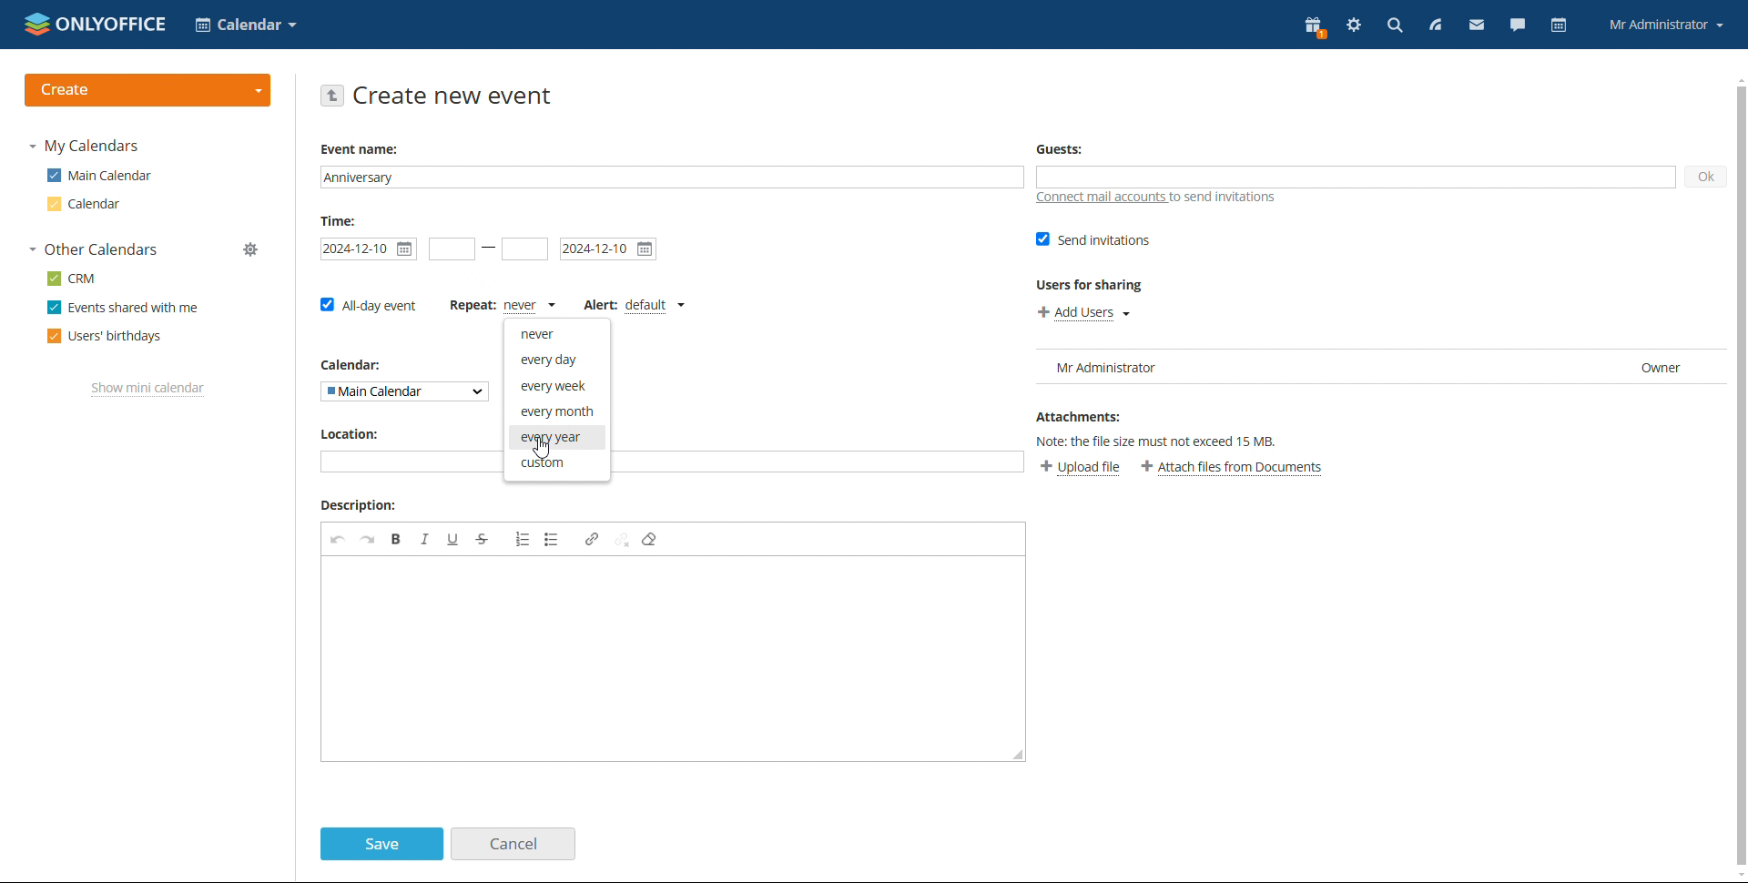 Image resolution: width=1748 pixels, height=883 pixels. Describe the element at coordinates (609, 249) in the screenshot. I see `end date` at that location.